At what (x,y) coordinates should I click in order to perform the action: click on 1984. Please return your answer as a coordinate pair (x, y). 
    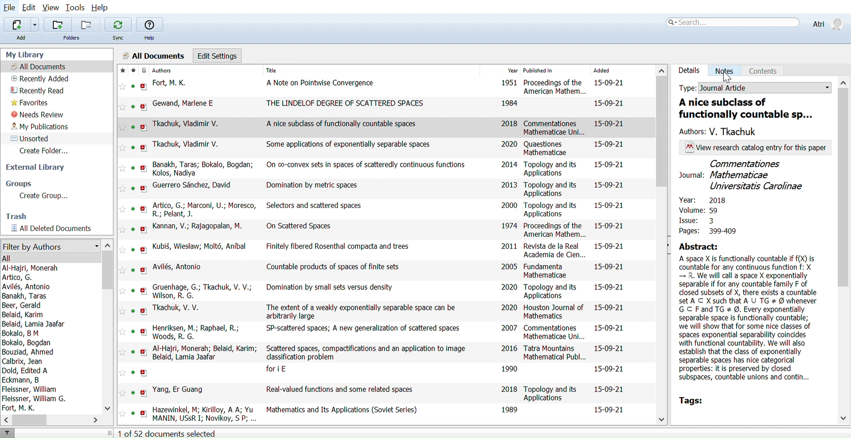
    Looking at the image, I should click on (510, 103).